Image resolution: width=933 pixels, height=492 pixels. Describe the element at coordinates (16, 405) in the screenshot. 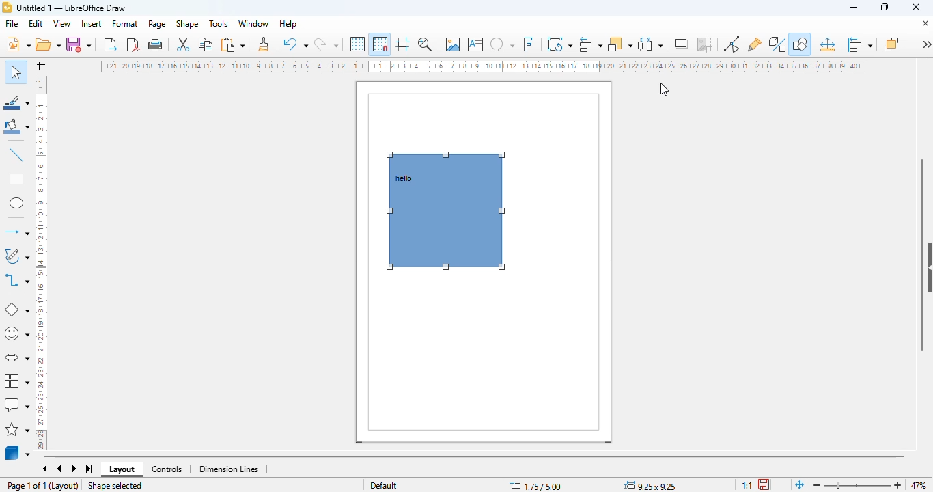

I see `callout shapes` at that location.